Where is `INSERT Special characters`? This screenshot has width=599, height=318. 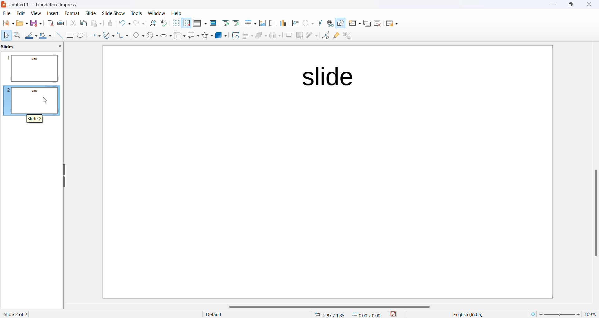
INSERT Special characters is located at coordinates (307, 23).